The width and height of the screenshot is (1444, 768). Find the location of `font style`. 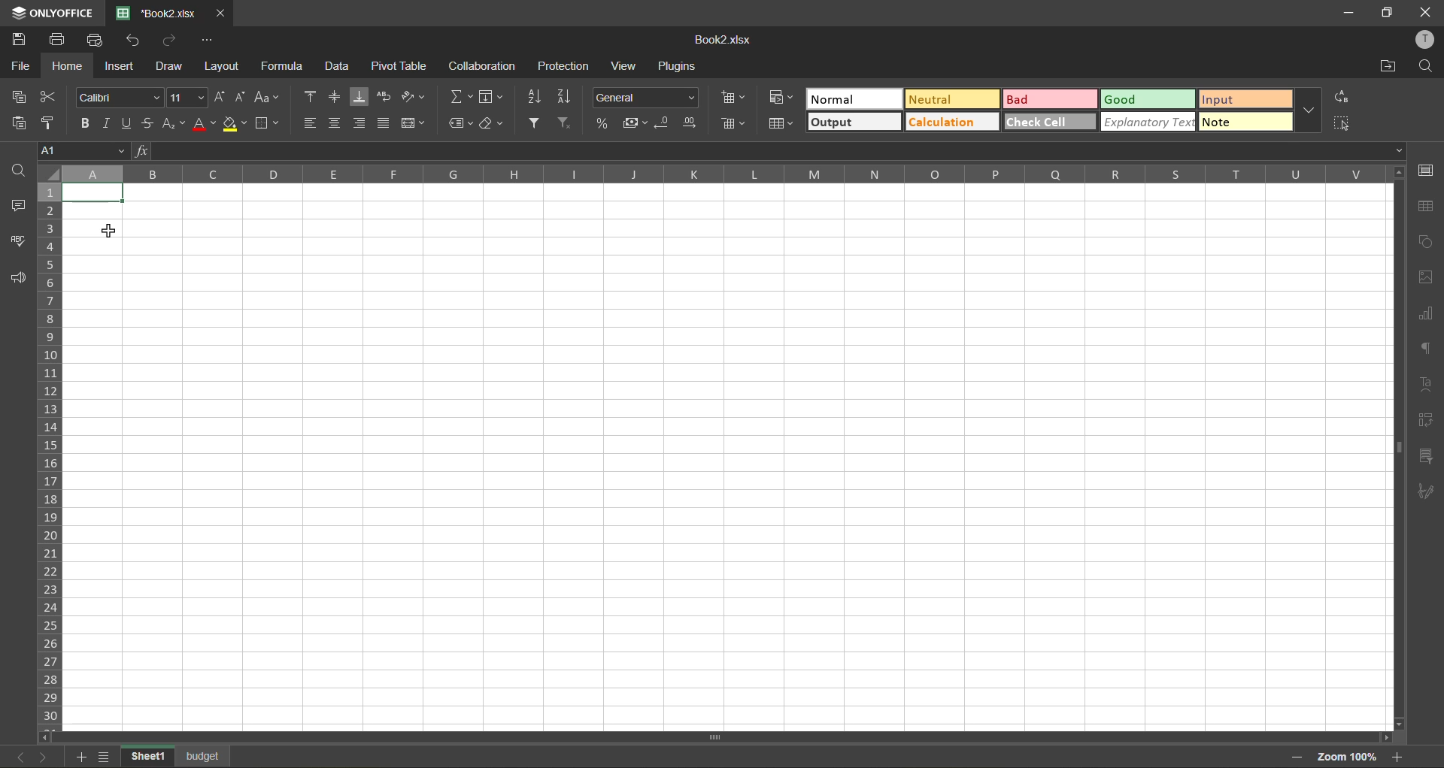

font style is located at coordinates (117, 98).